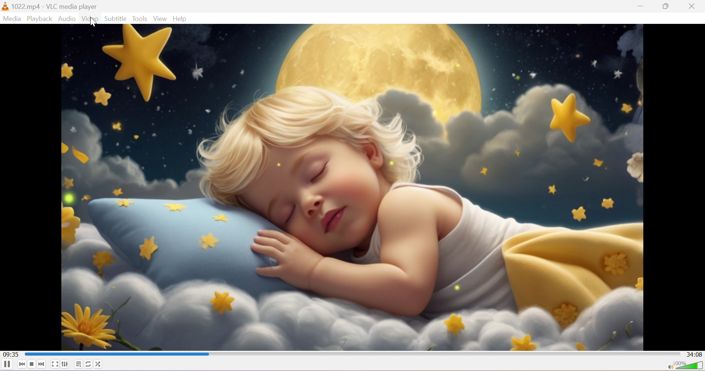 Image resolution: width=705 pixels, height=371 pixels. What do you see at coordinates (695, 354) in the screenshot?
I see `34:08` at bounding box center [695, 354].